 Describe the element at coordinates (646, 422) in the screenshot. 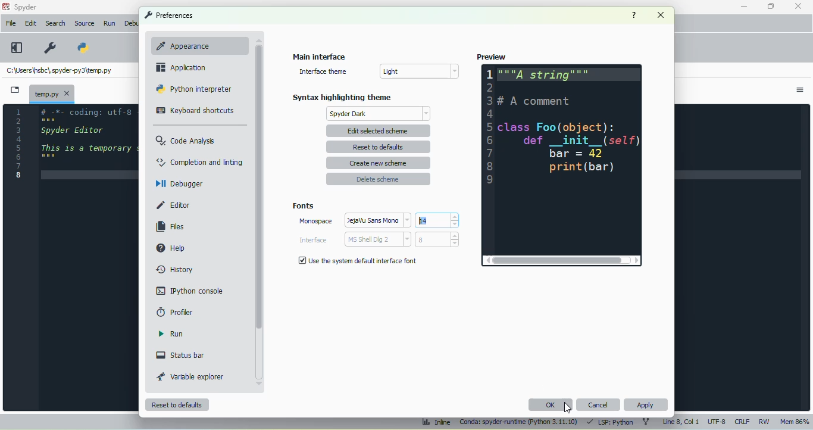

I see `git branch` at that location.